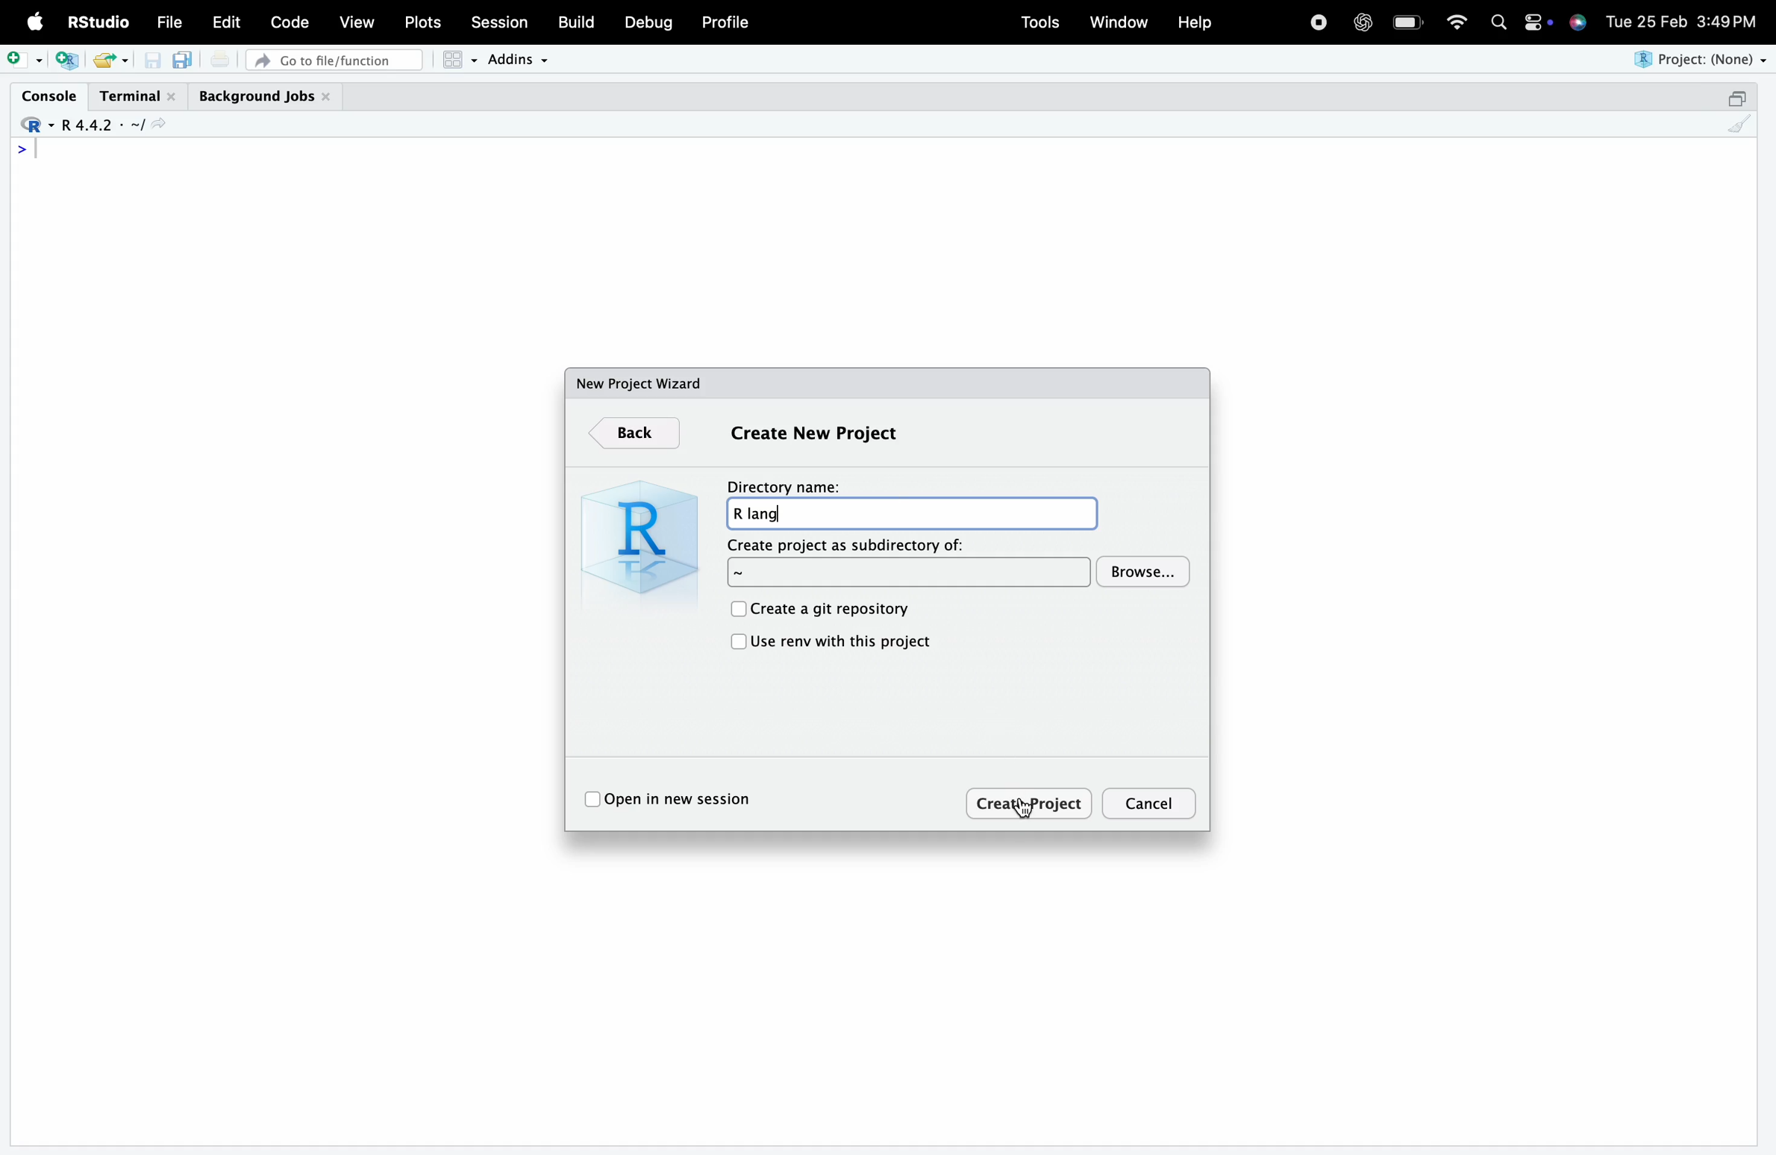 The width and height of the screenshot is (1776, 1155). I want to click on settings, so click(1536, 22).